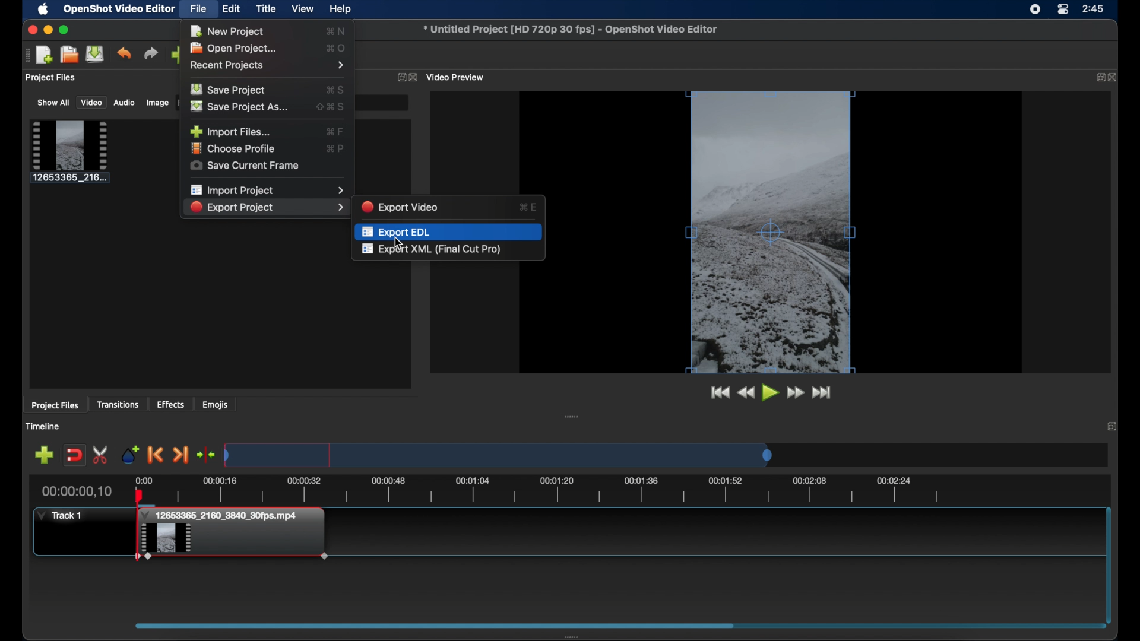  Describe the element at coordinates (267, 208) in the screenshot. I see `export video menu` at that location.